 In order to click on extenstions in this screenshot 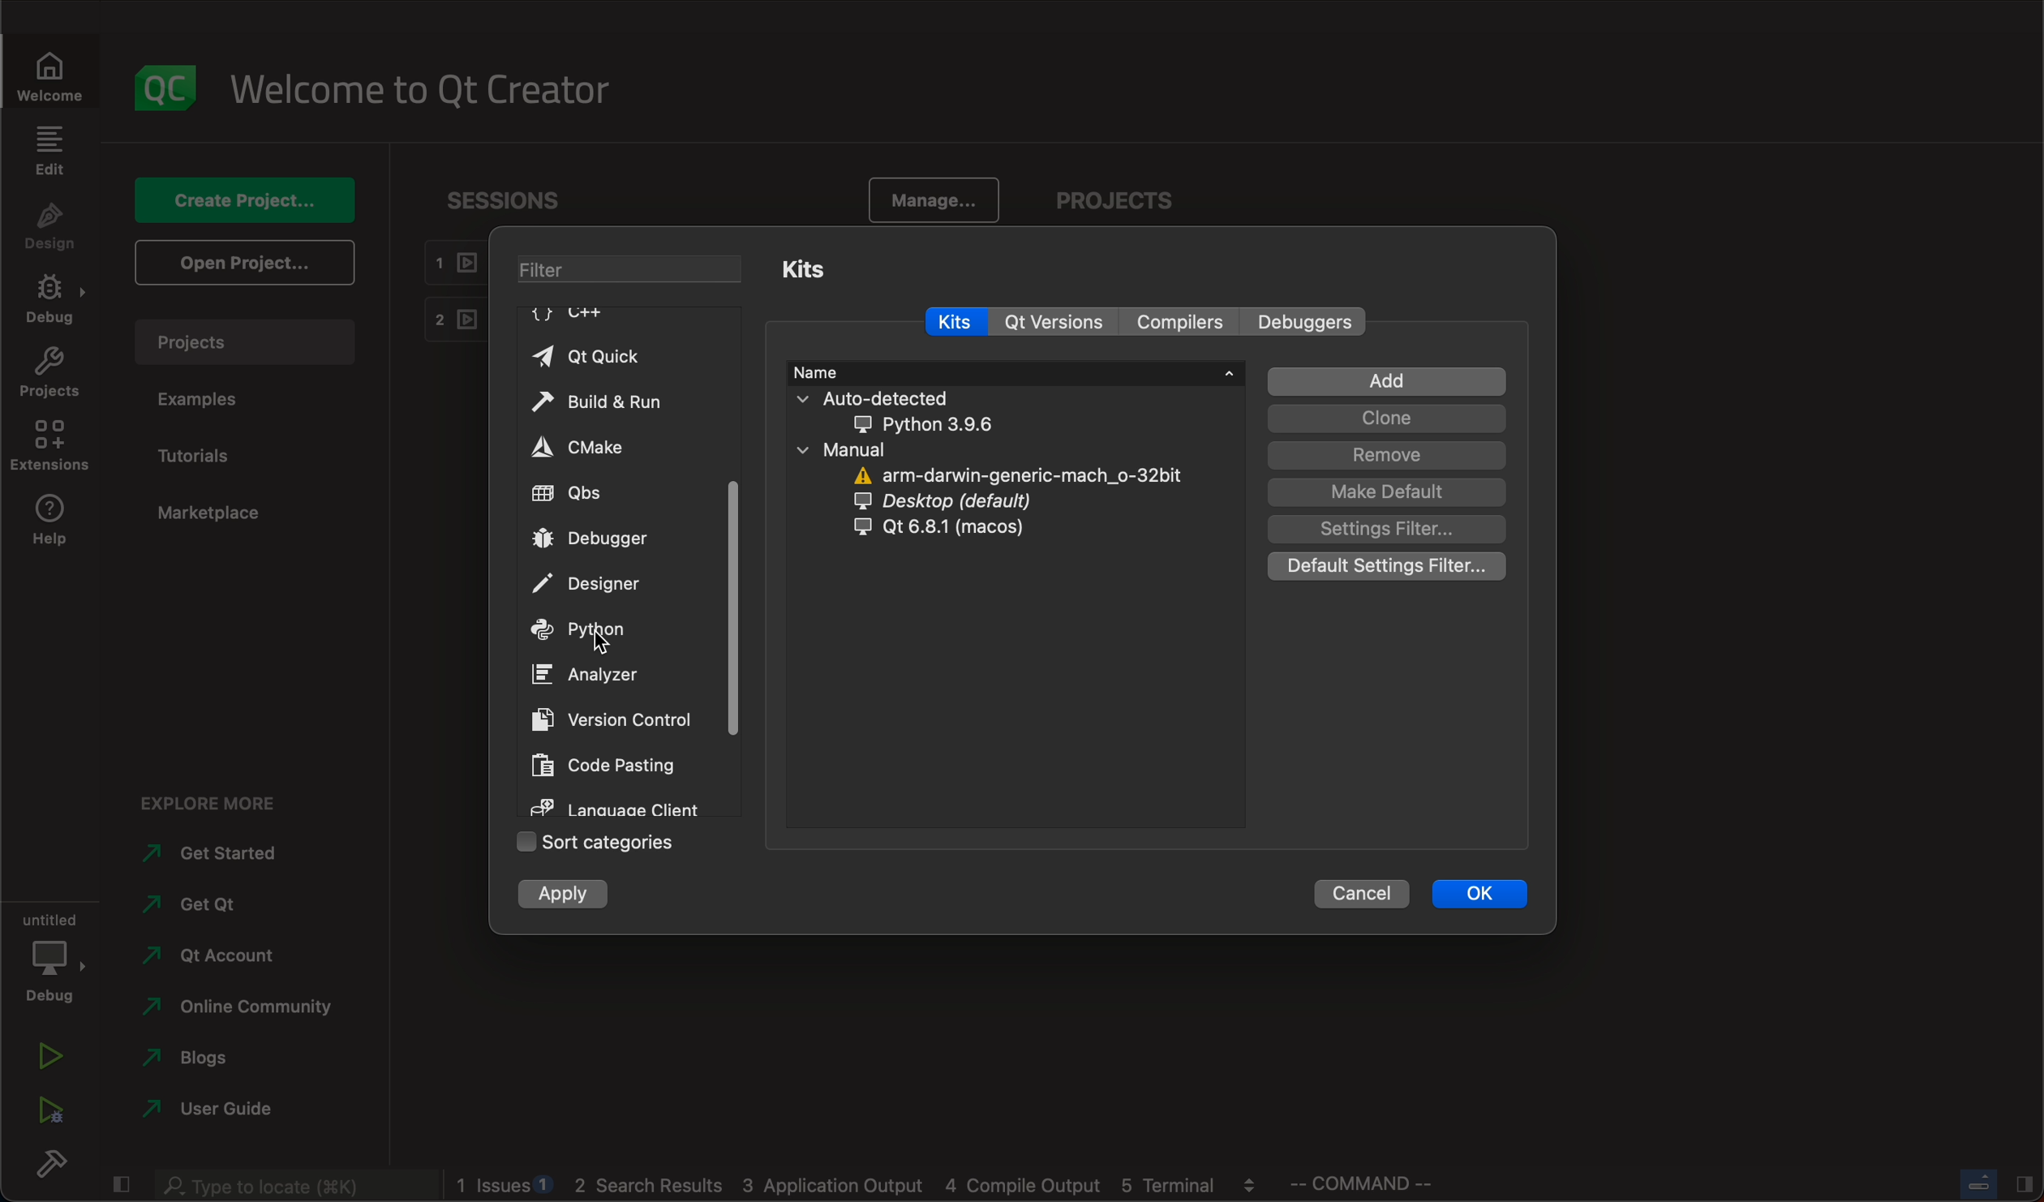, I will do `click(48, 444)`.